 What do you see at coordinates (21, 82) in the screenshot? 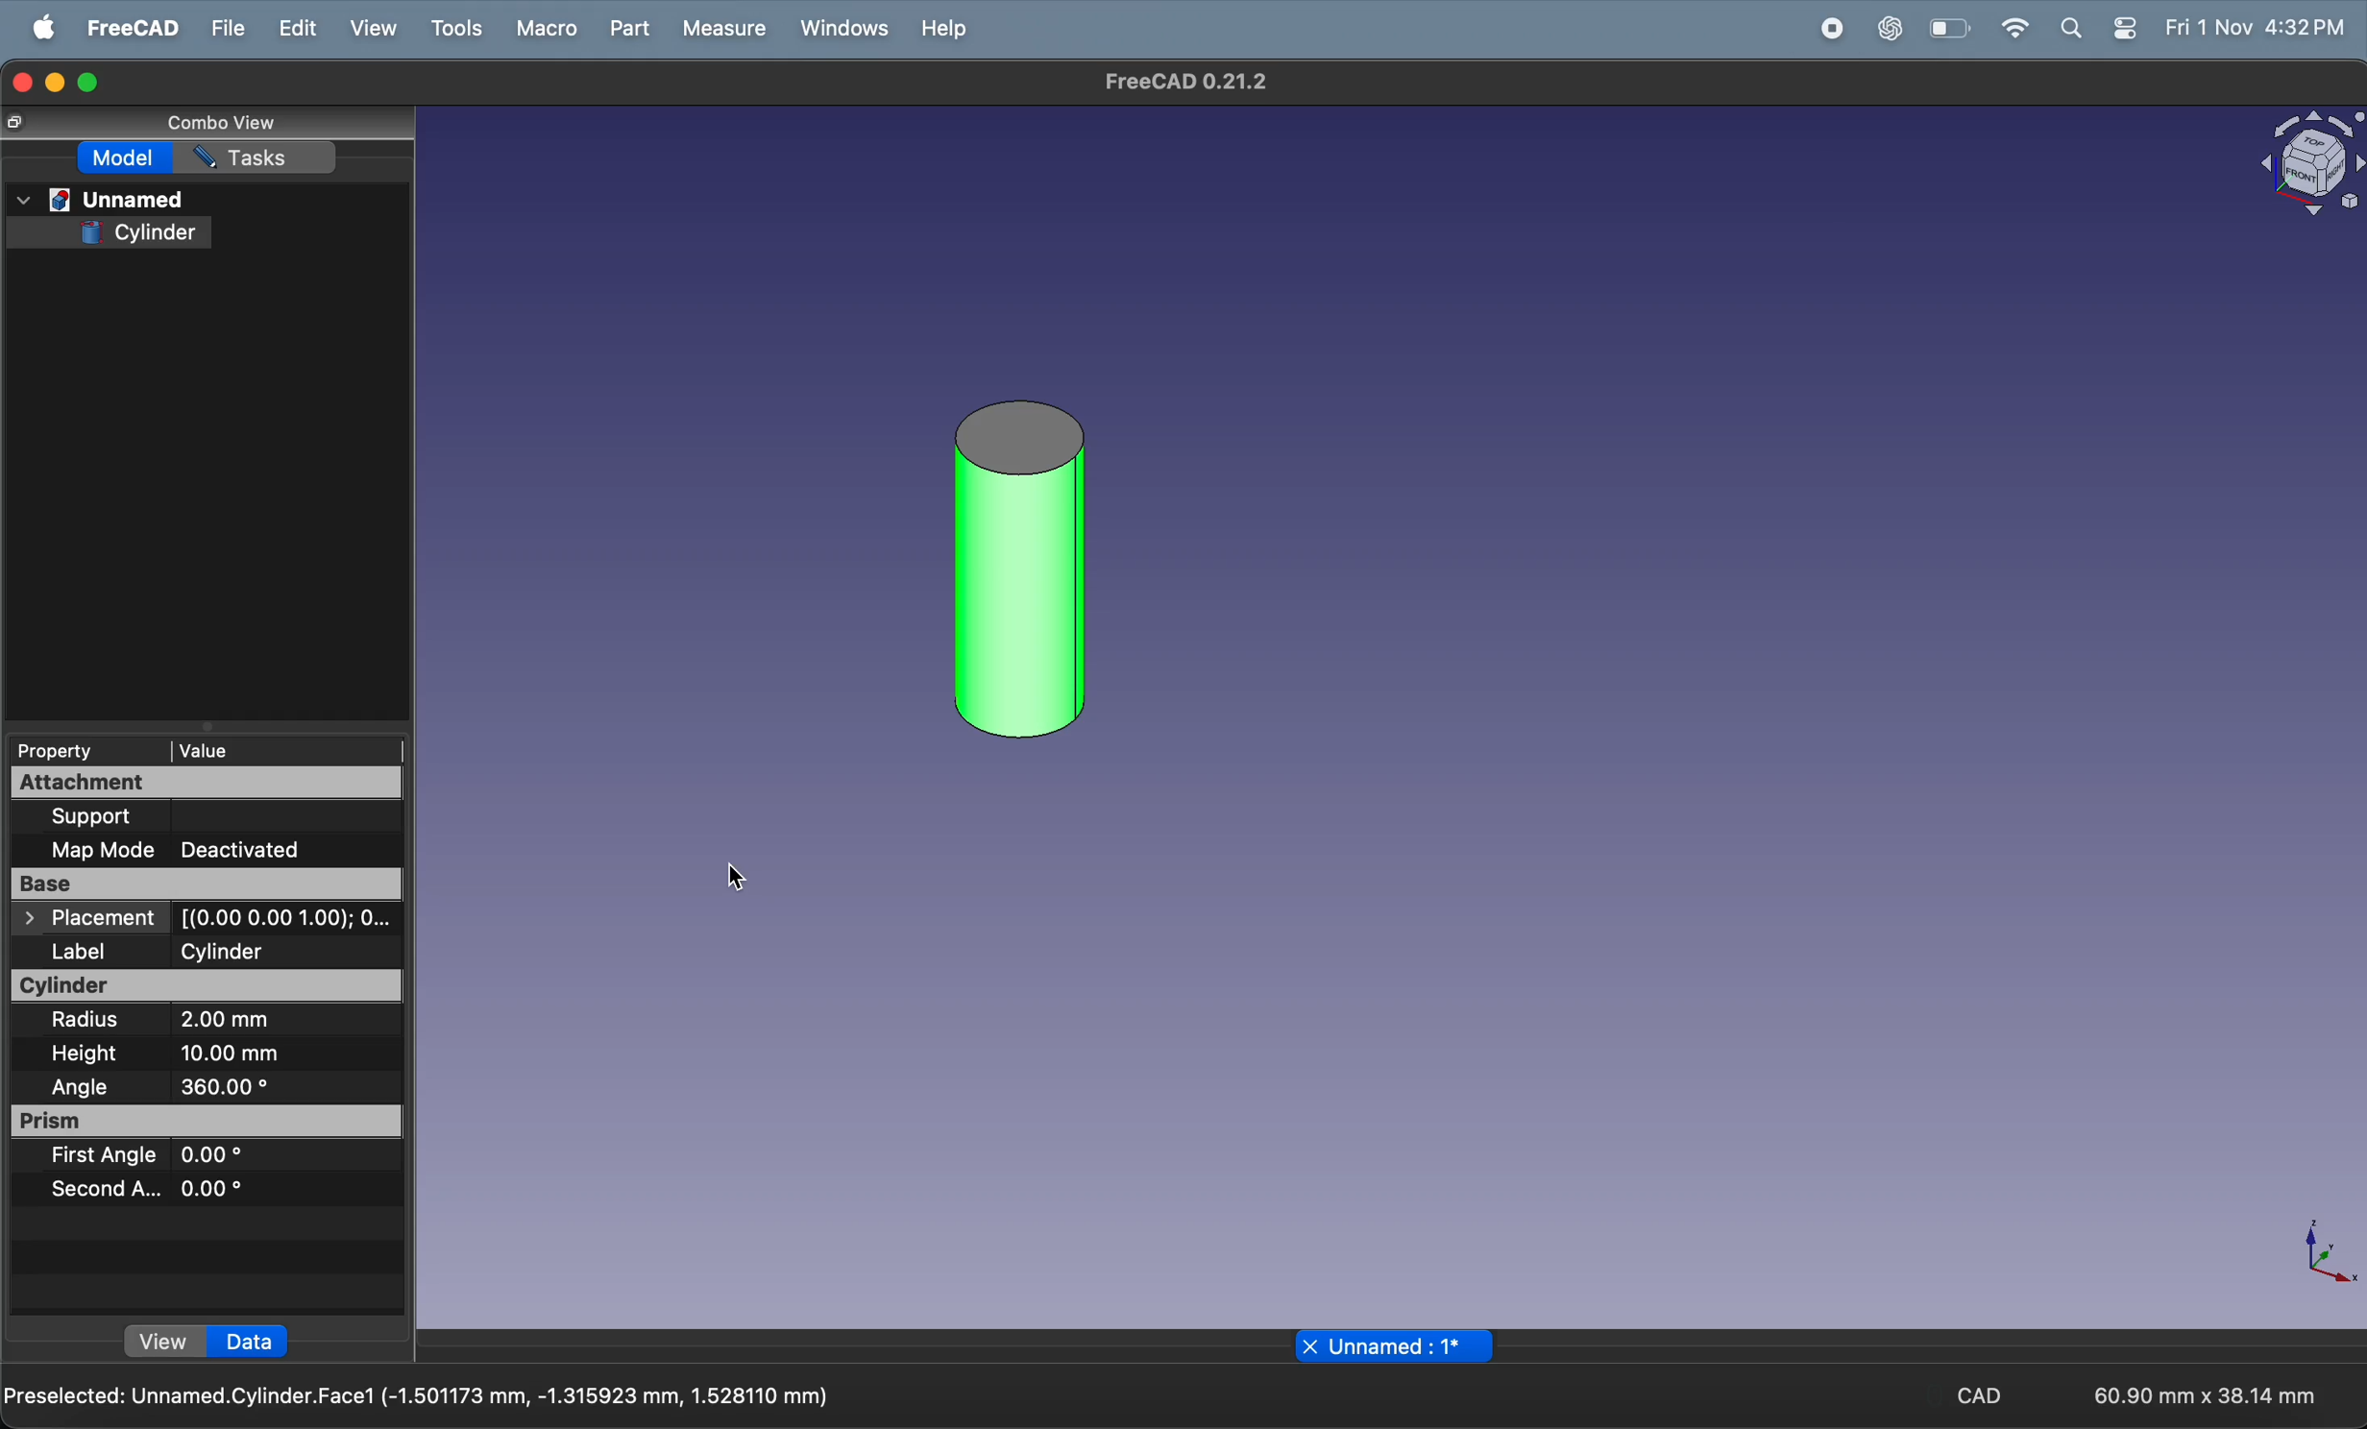
I see `closing window` at bounding box center [21, 82].